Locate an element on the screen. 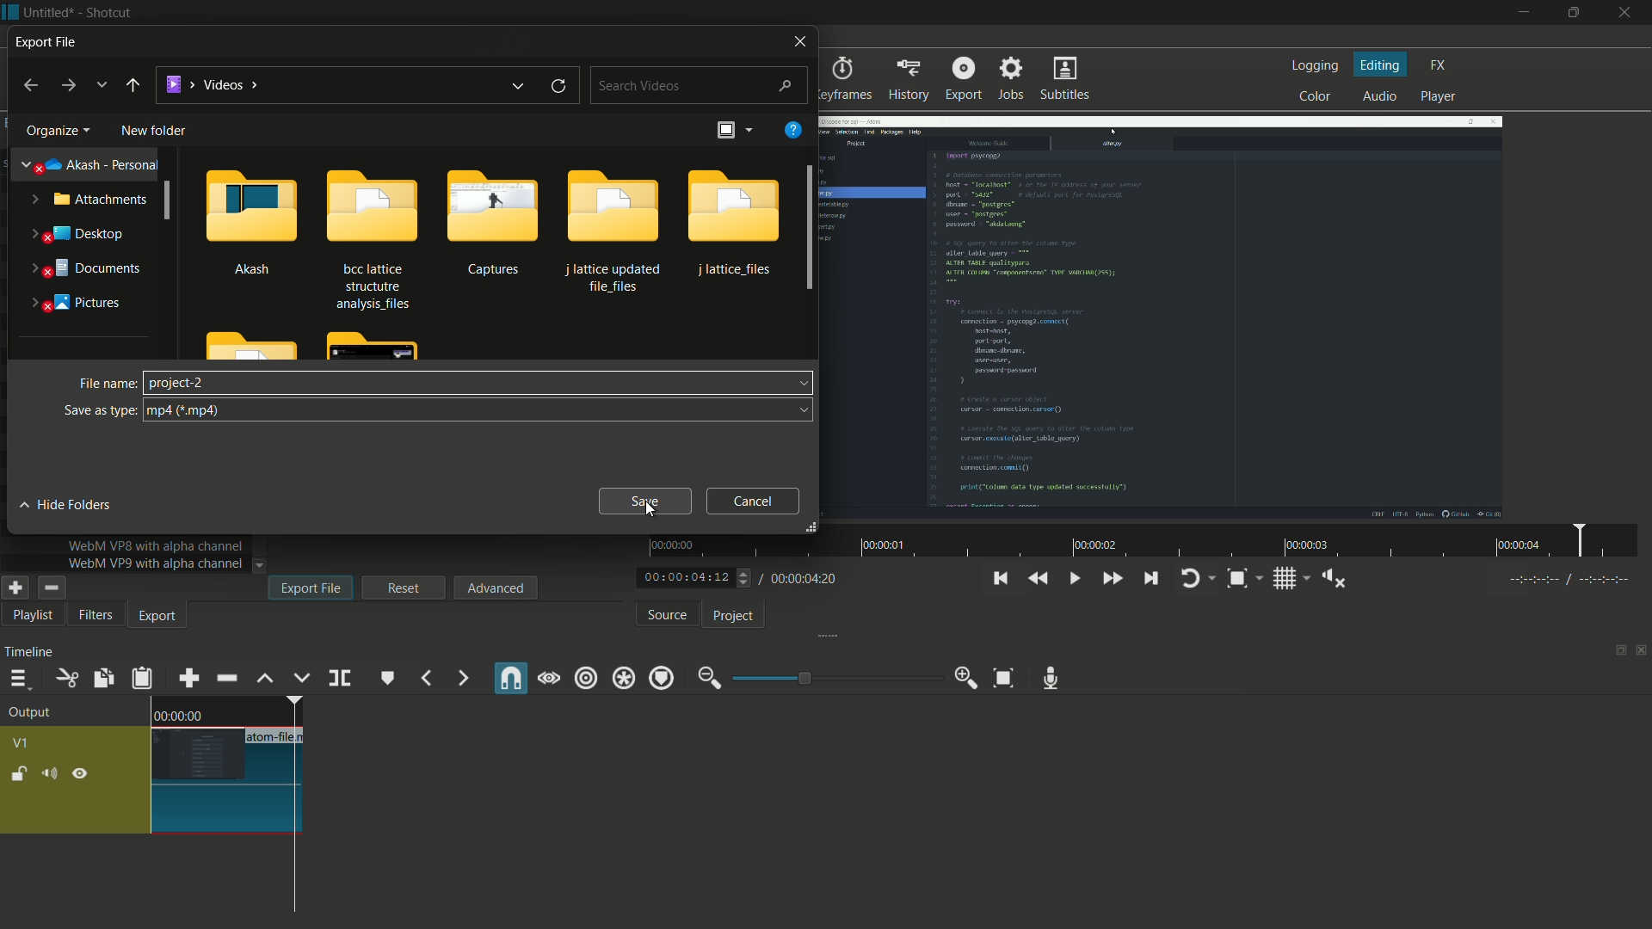 Image resolution: width=1652 pixels, height=929 pixels. project name is located at coordinates (49, 12).